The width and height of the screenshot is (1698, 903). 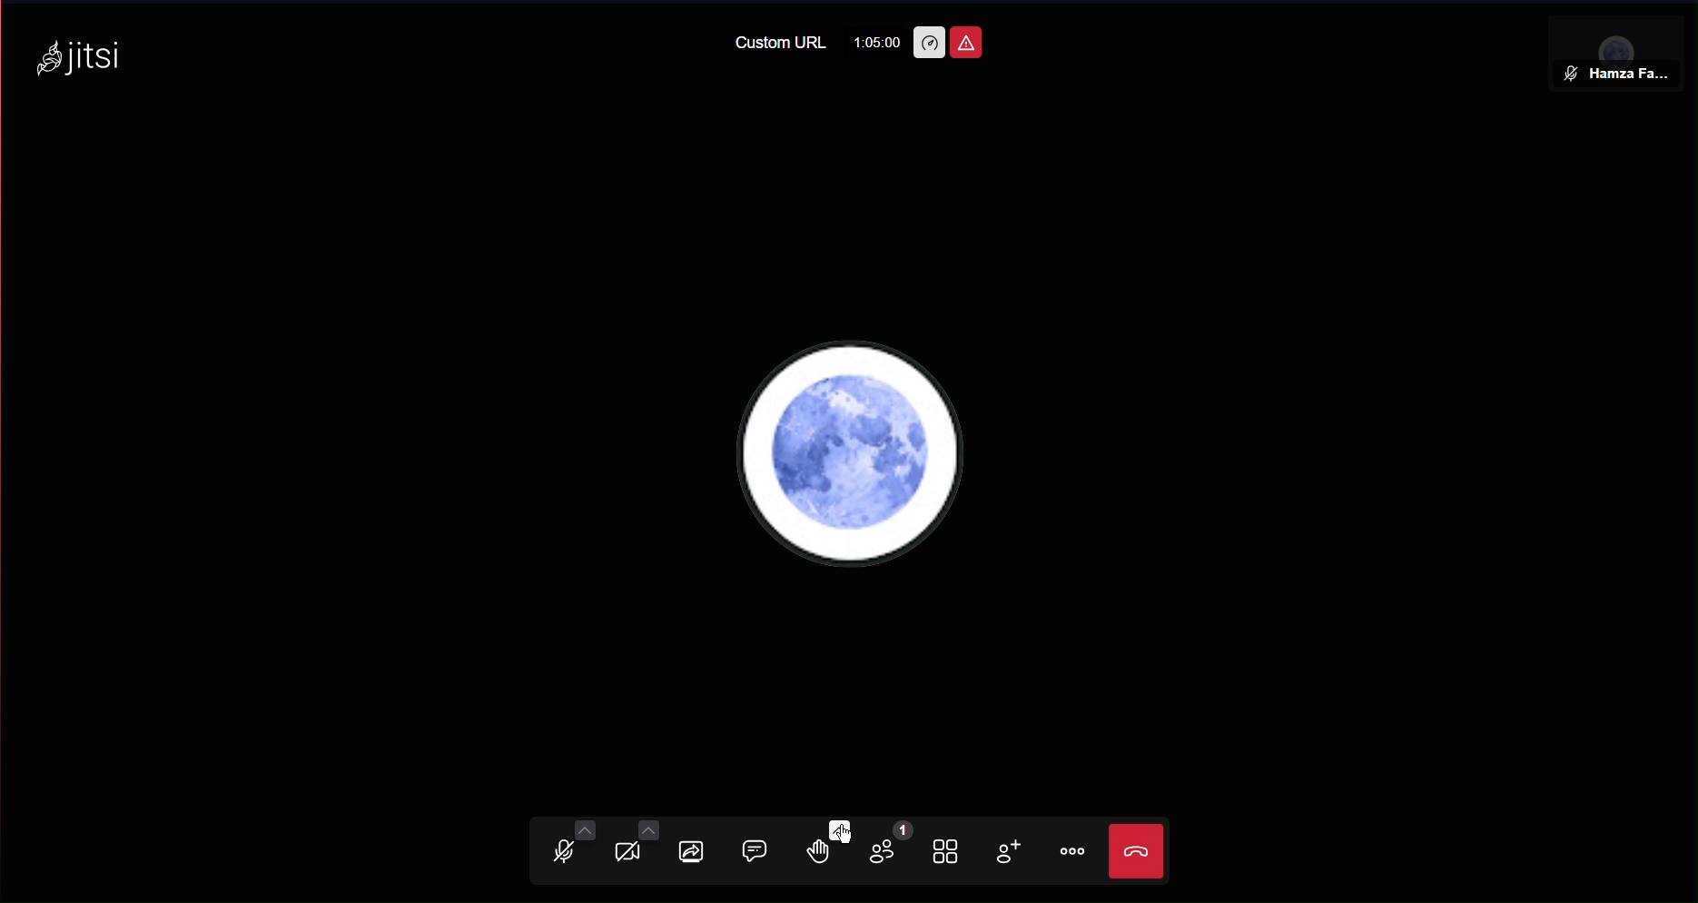 What do you see at coordinates (951, 853) in the screenshot?
I see `Tile View` at bounding box center [951, 853].